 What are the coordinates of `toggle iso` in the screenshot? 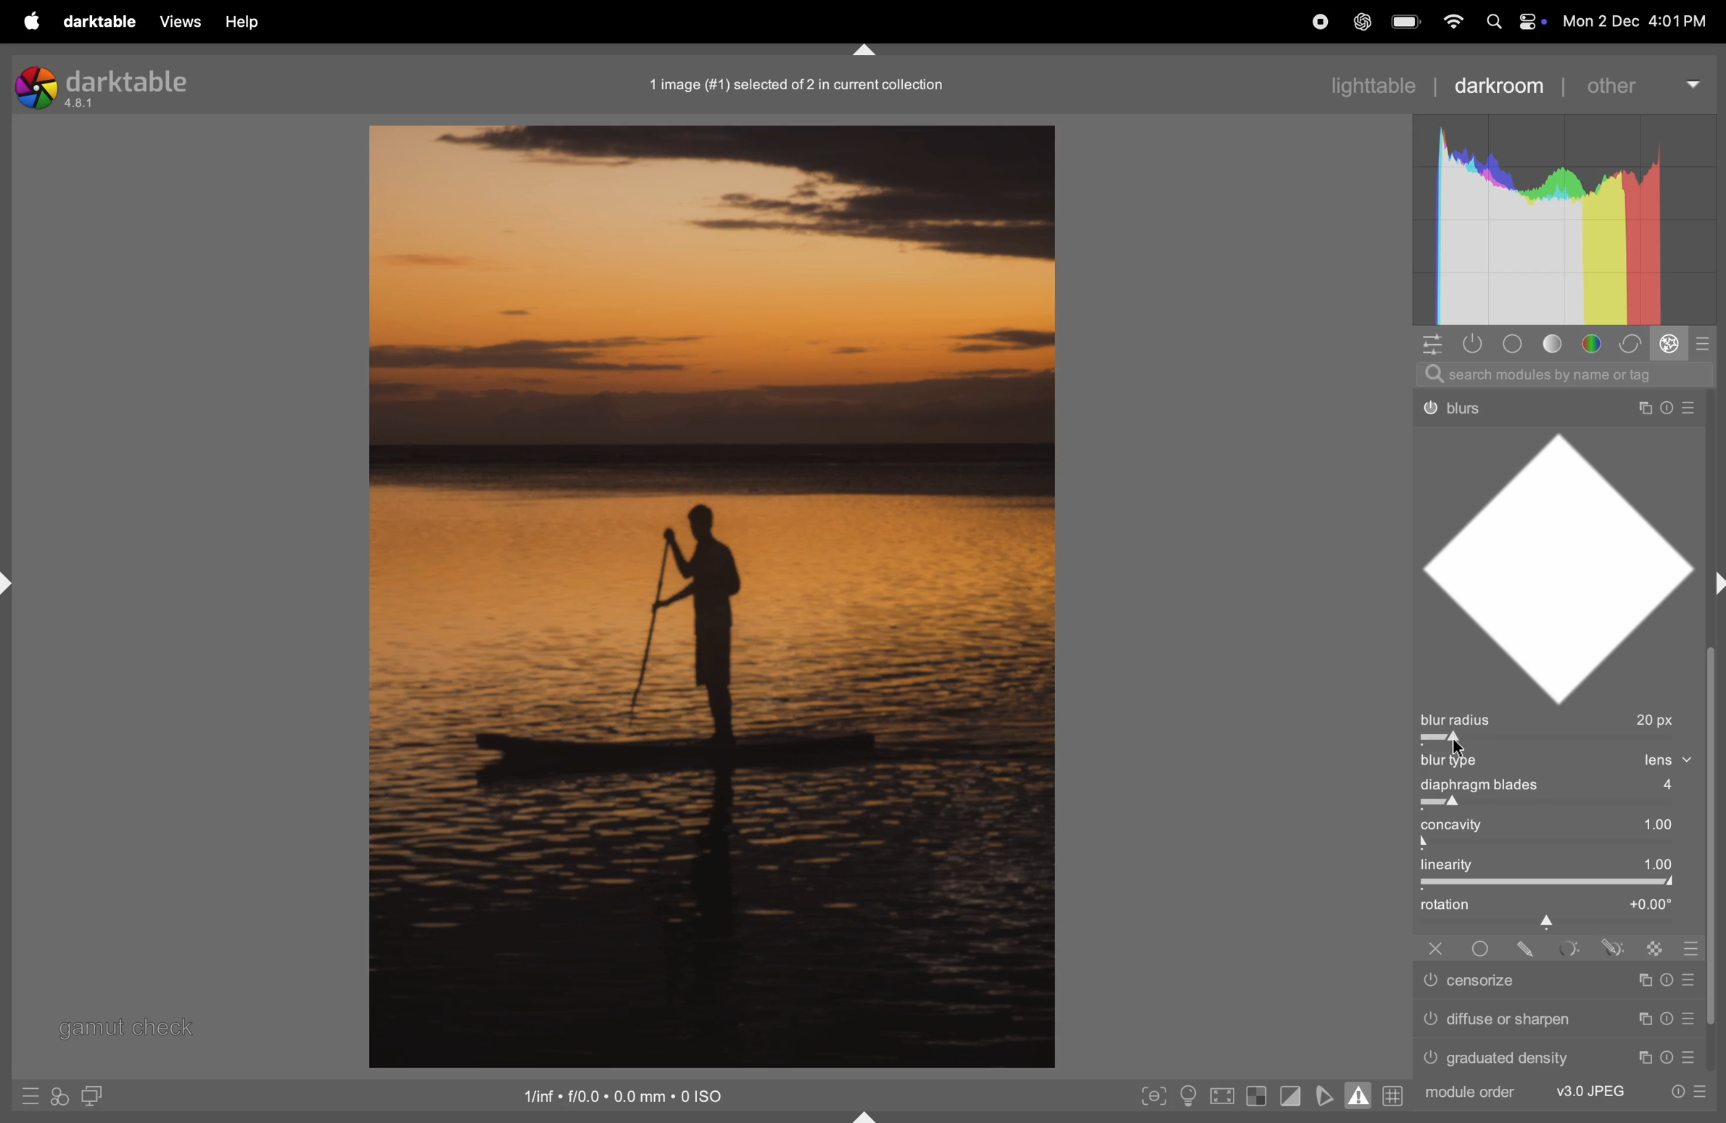 It's located at (1186, 1098).